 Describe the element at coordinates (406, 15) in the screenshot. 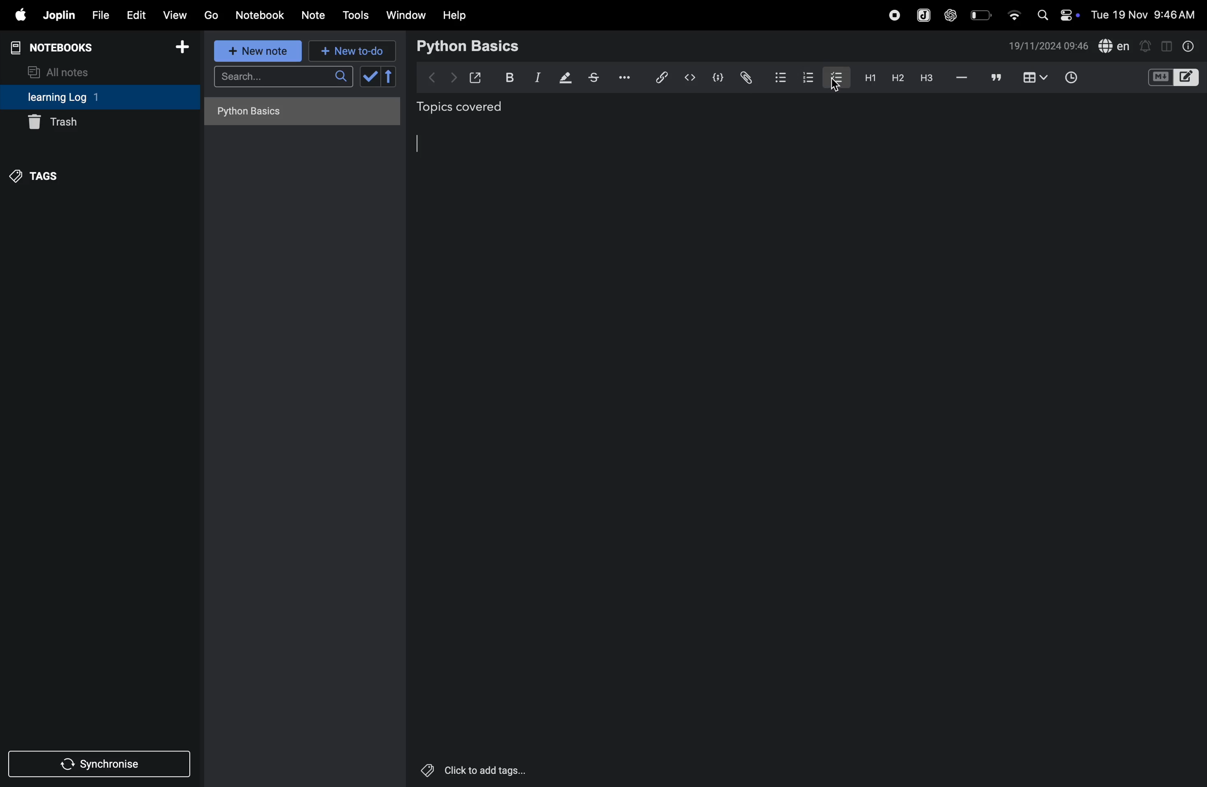

I see `window` at that location.